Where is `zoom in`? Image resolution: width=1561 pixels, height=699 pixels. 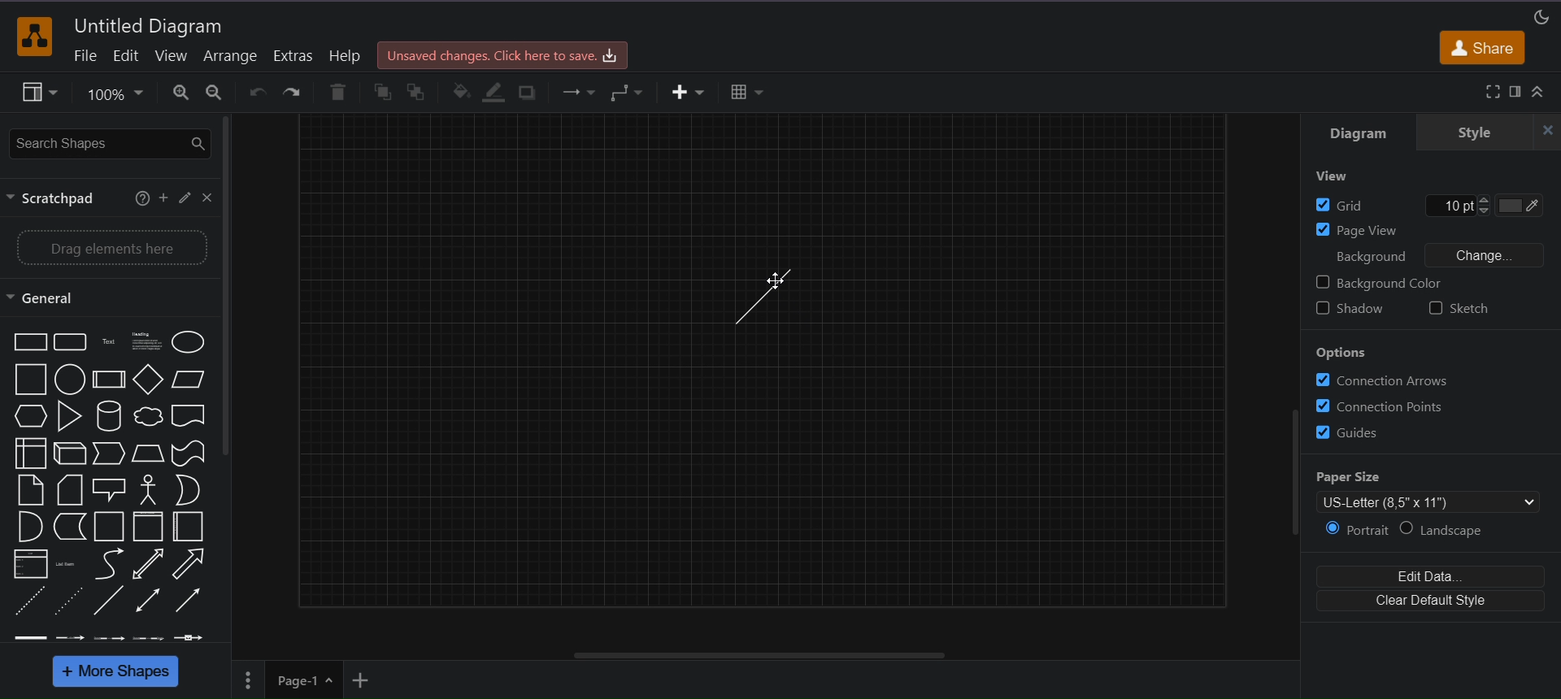
zoom in is located at coordinates (180, 93).